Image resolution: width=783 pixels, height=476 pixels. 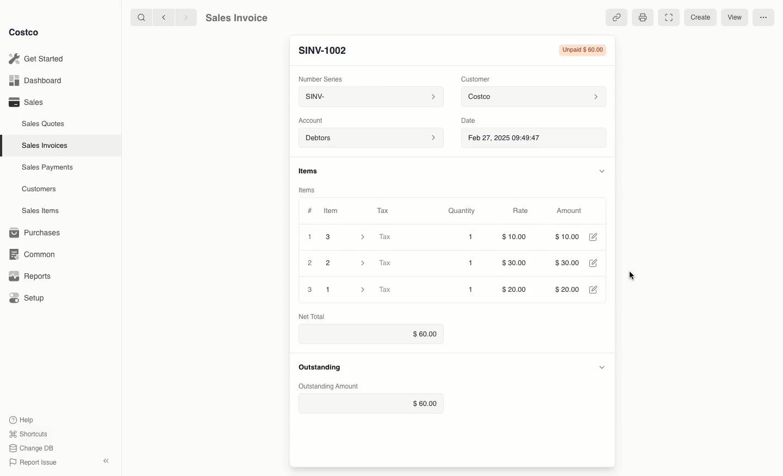 I want to click on Sales Quotes, so click(x=44, y=123).